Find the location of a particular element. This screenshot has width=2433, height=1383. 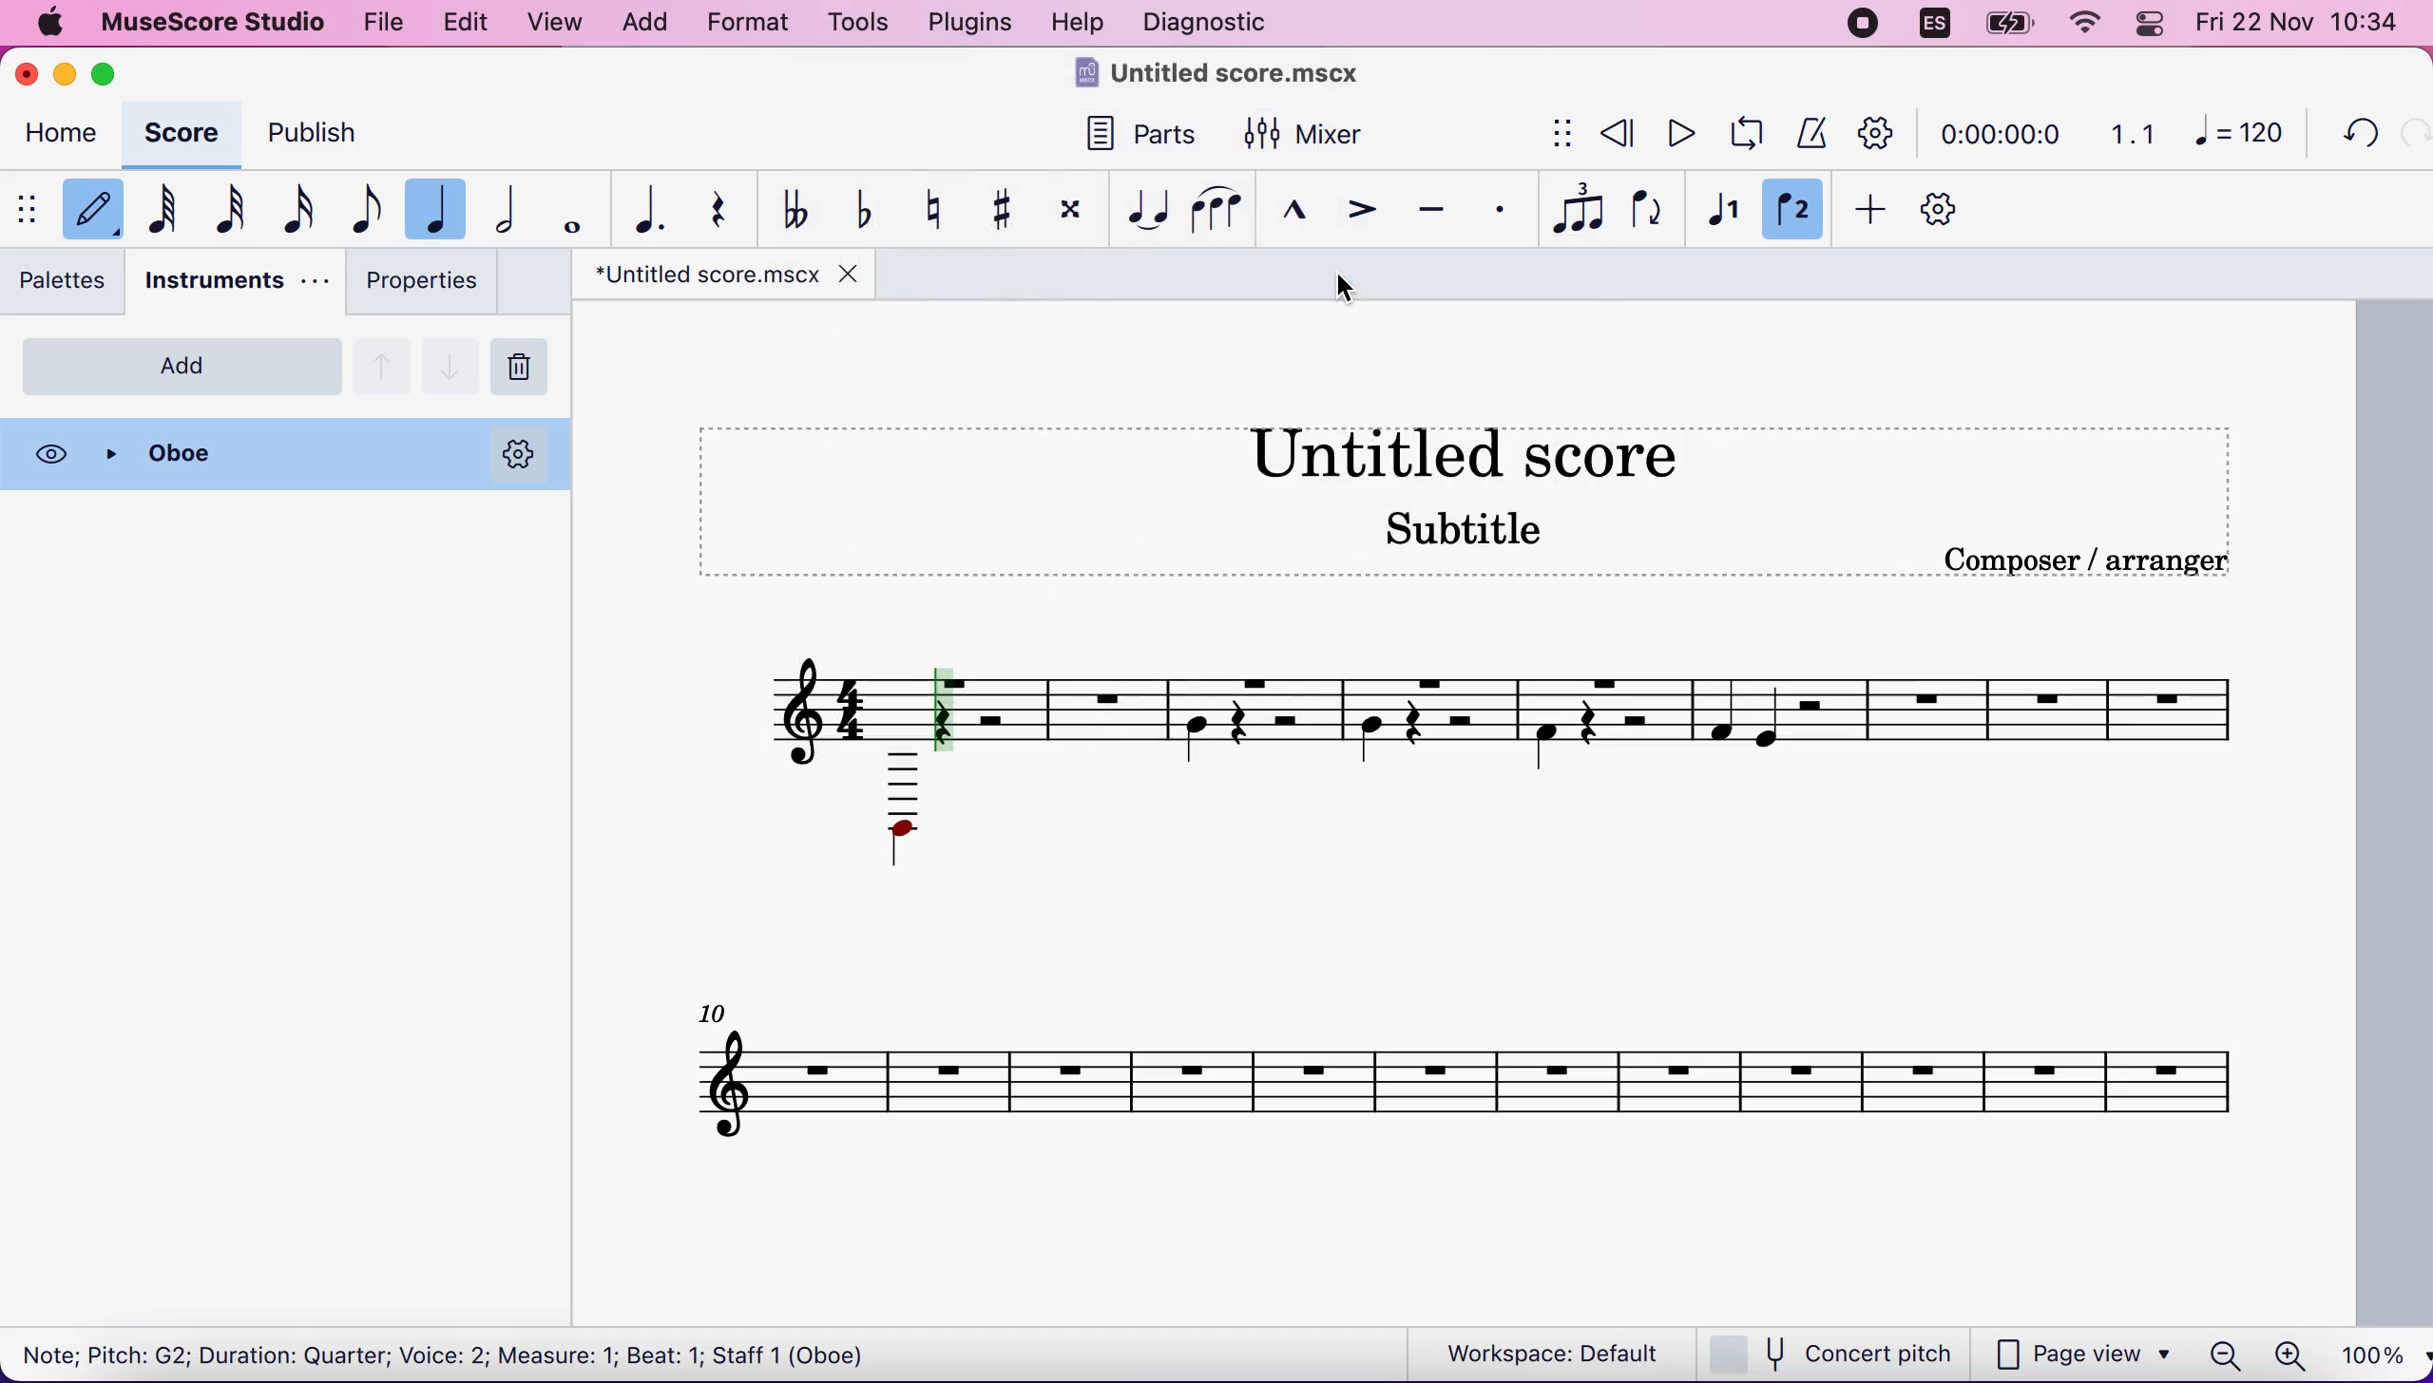

show/hide is located at coordinates (29, 212).